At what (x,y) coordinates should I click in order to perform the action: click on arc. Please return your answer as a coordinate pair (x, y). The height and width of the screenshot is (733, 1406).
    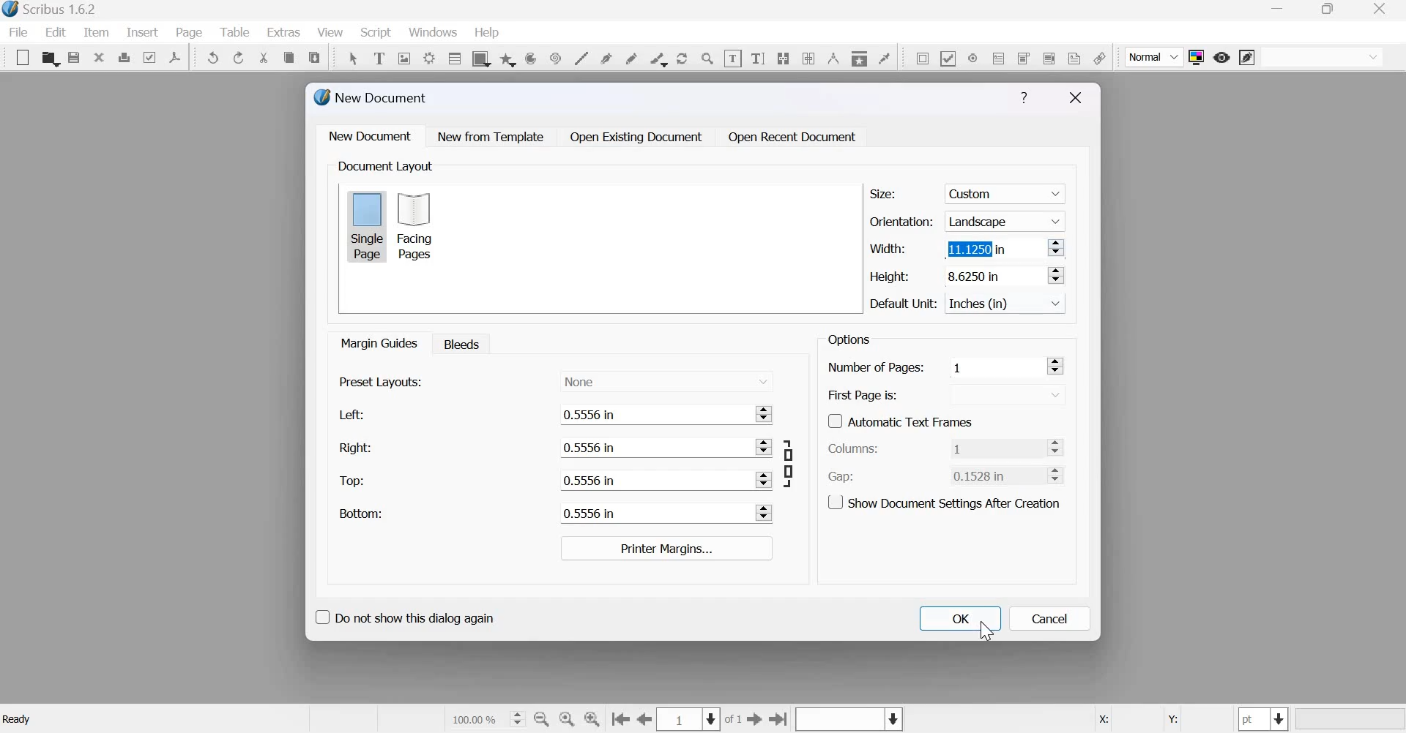
    Looking at the image, I should click on (507, 58).